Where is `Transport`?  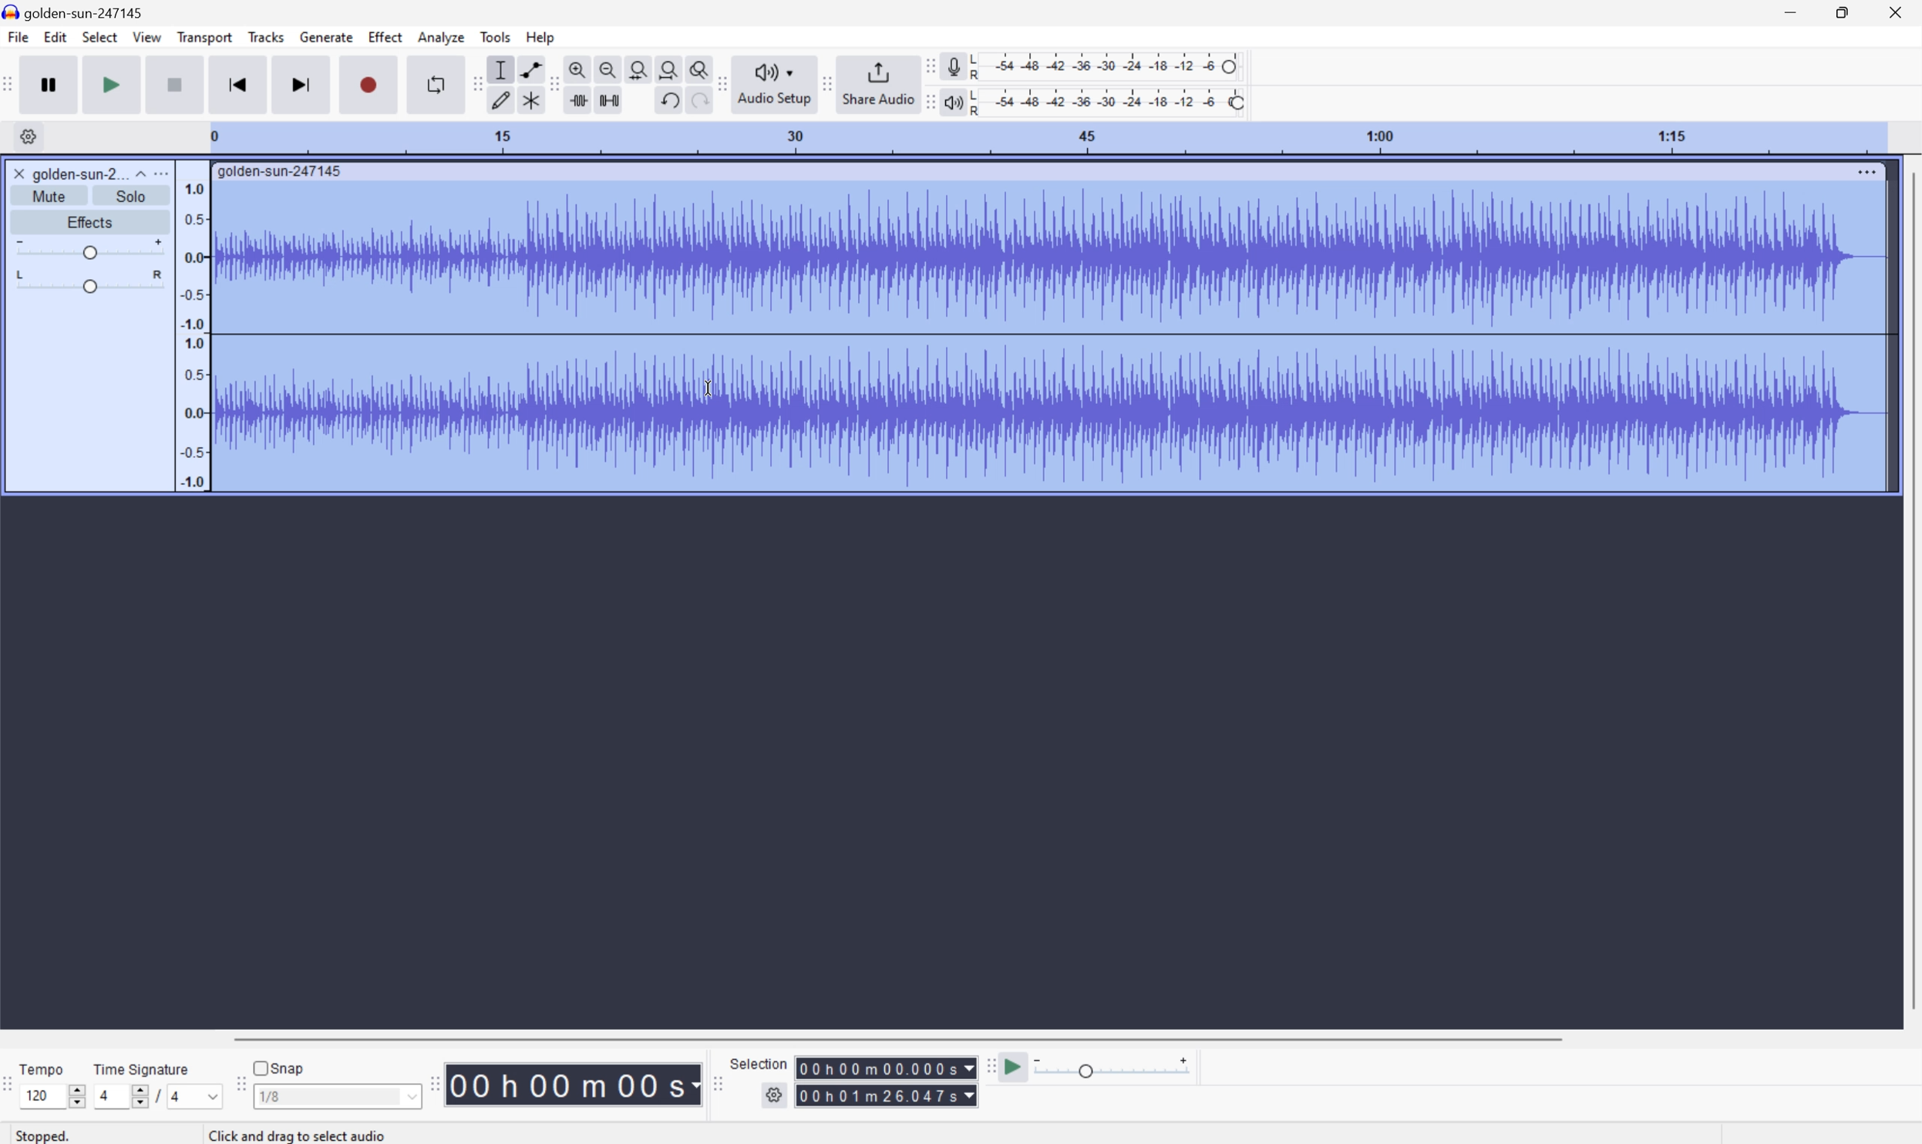
Transport is located at coordinates (206, 38).